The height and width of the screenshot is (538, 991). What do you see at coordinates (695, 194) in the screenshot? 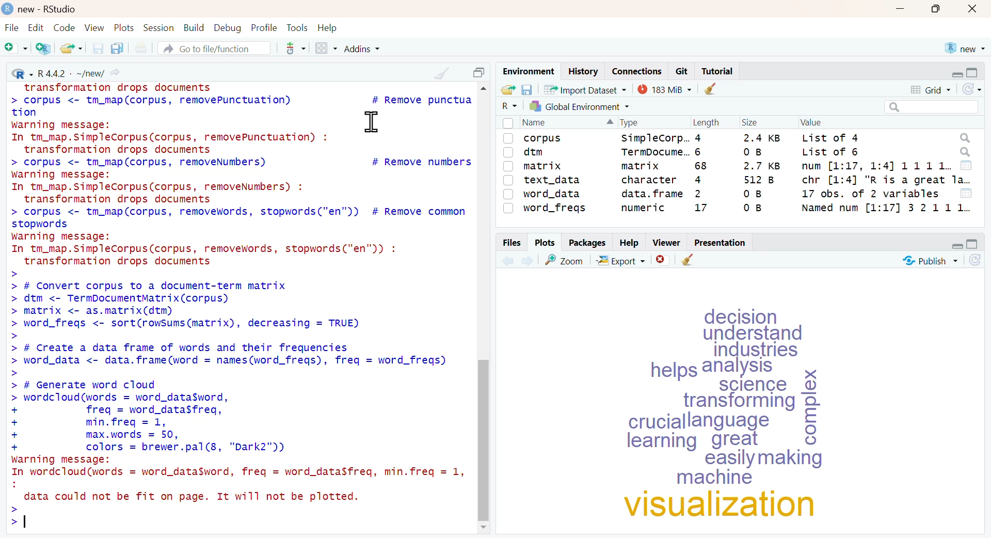
I see `2` at bounding box center [695, 194].